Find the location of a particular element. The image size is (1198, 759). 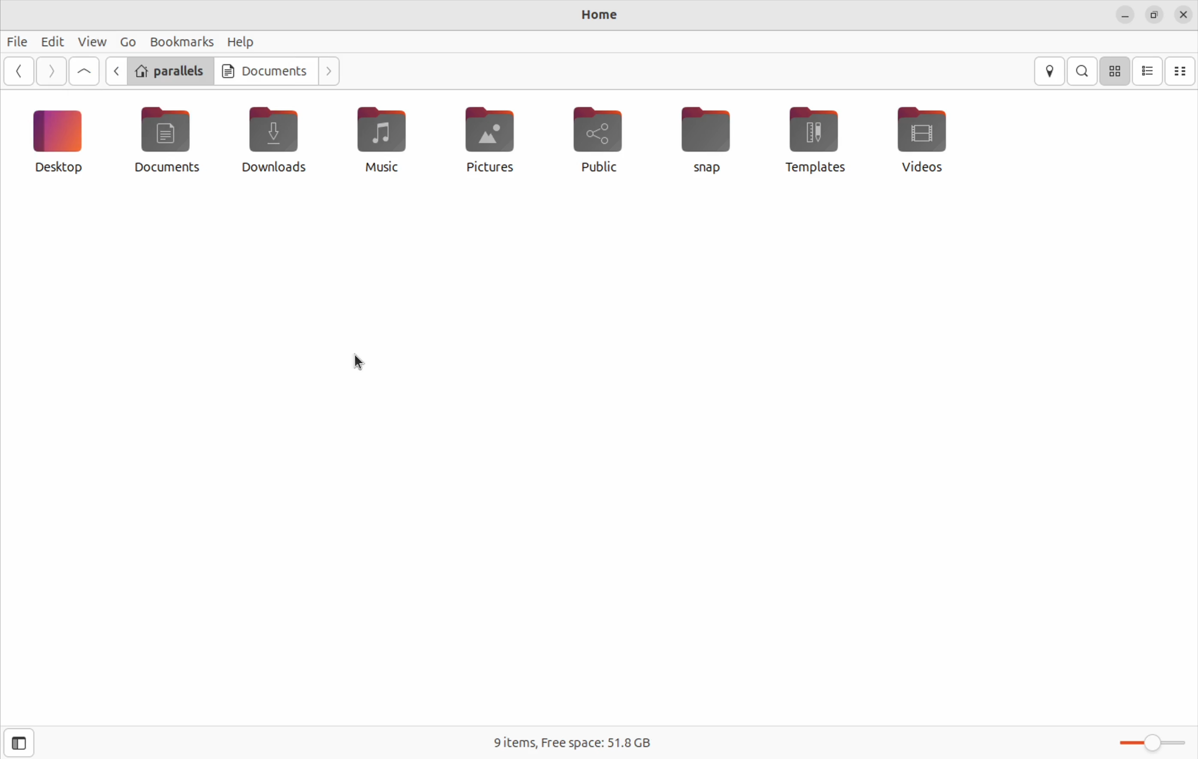

icon view is located at coordinates (1115, 70).